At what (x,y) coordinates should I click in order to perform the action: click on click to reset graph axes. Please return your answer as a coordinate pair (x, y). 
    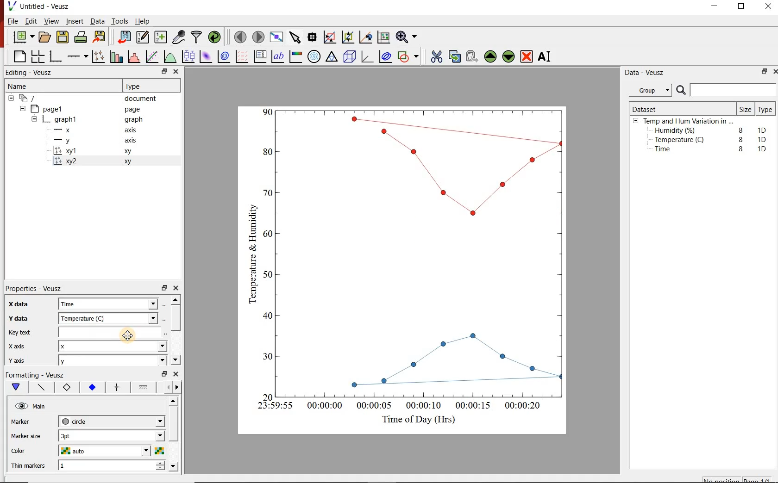
    Looking at the image, I should click on (382, 37).